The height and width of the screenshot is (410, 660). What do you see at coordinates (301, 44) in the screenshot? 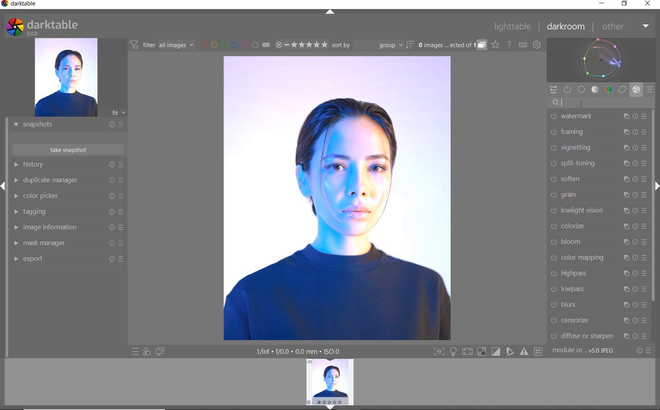
I see `RANGE RATING OF SELECTED IMAGES` at bounding box center [301, 44].